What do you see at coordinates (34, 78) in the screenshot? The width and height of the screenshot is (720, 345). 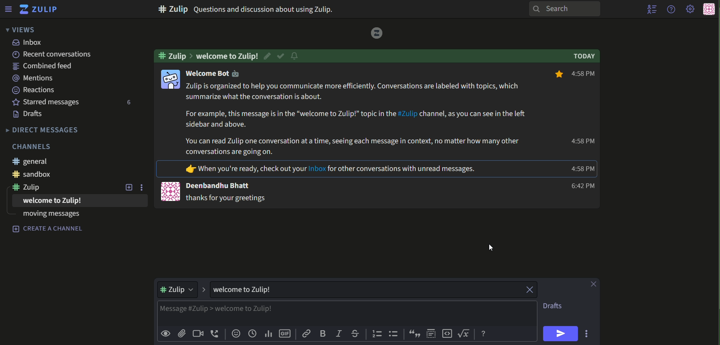 I see `text` at bounding box center [34, 78].